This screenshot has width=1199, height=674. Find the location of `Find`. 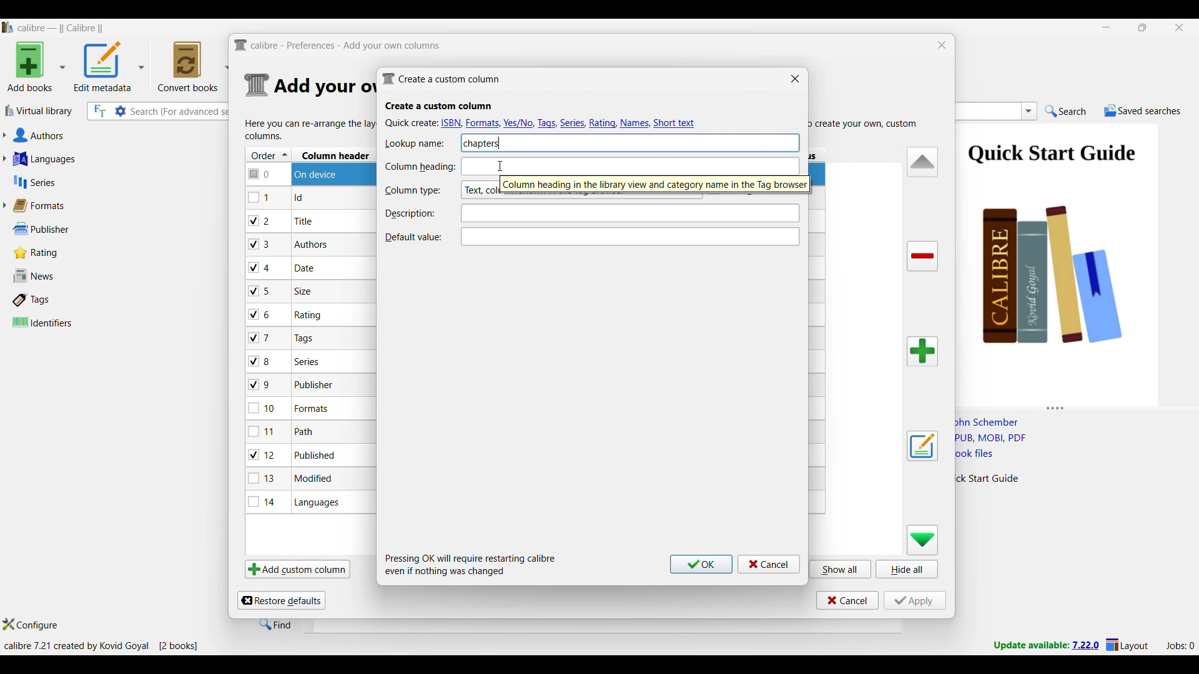

Find is located at coordinates (275, 624).